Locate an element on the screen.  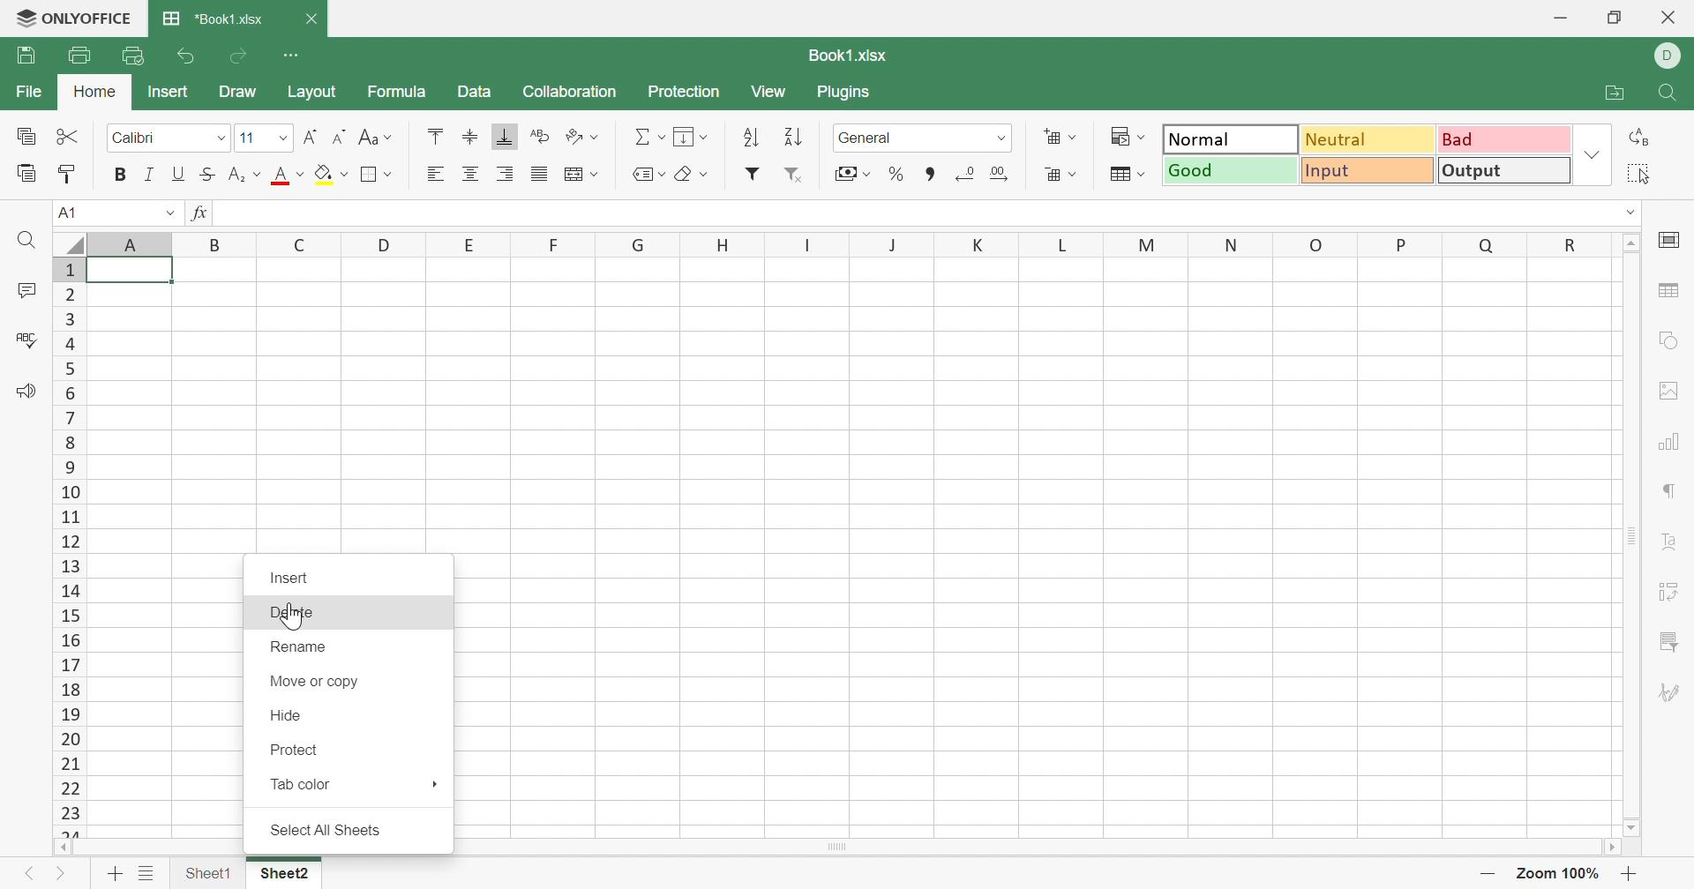
Italic is located at coordinates (151, 173).